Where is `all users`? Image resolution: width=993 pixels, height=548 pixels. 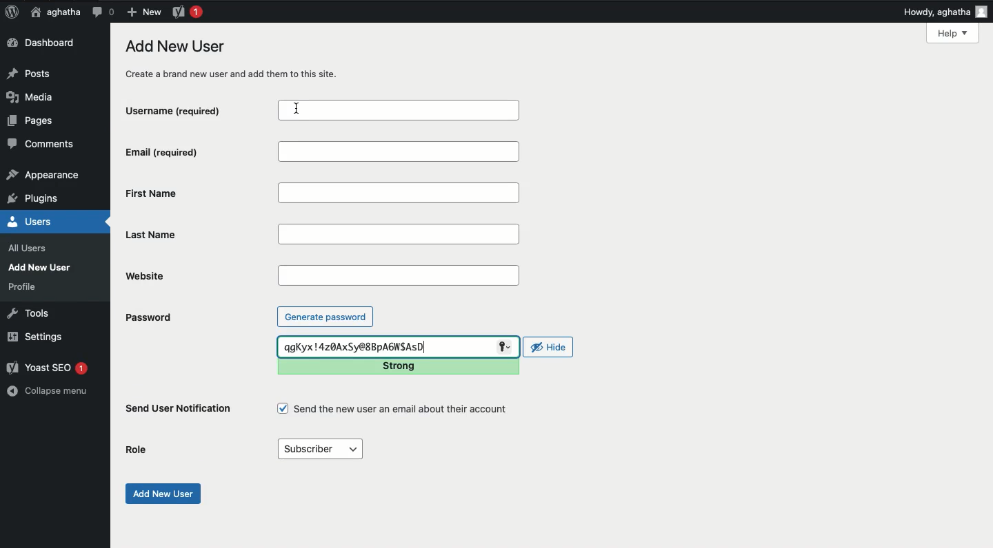 all users is located at coordinates (31, 249).